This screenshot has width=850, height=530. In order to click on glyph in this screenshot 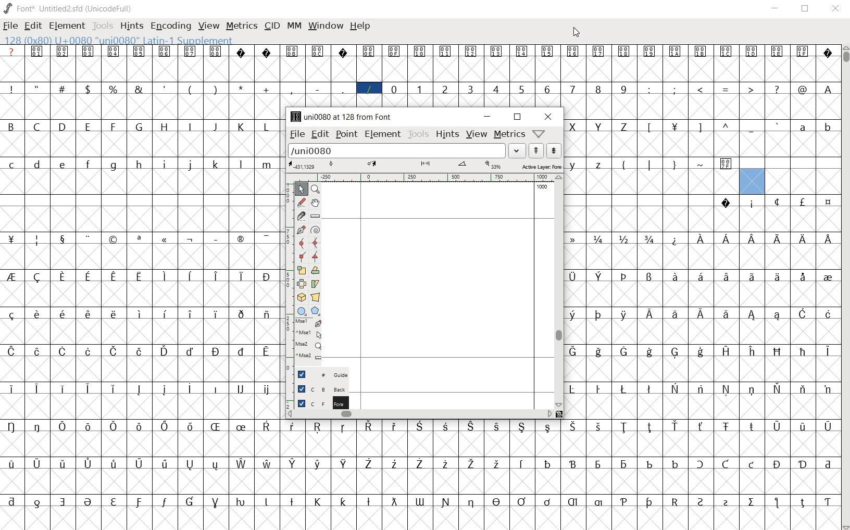, I will do `click(394, 52)`.